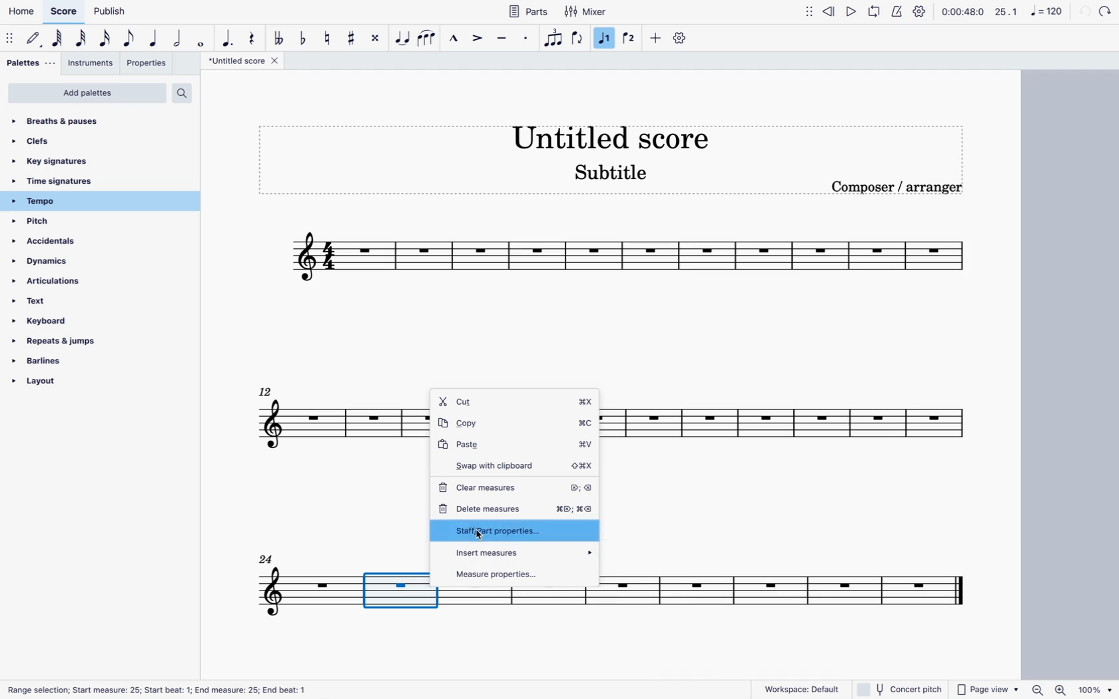 This screenshot has height=699, width=1119. I want to click on key signatures, so click(69, 163).